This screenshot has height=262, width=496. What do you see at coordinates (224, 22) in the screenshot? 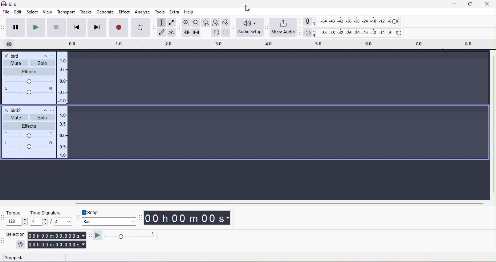
I see `zoom toggle` at bounding box center [224, 22].